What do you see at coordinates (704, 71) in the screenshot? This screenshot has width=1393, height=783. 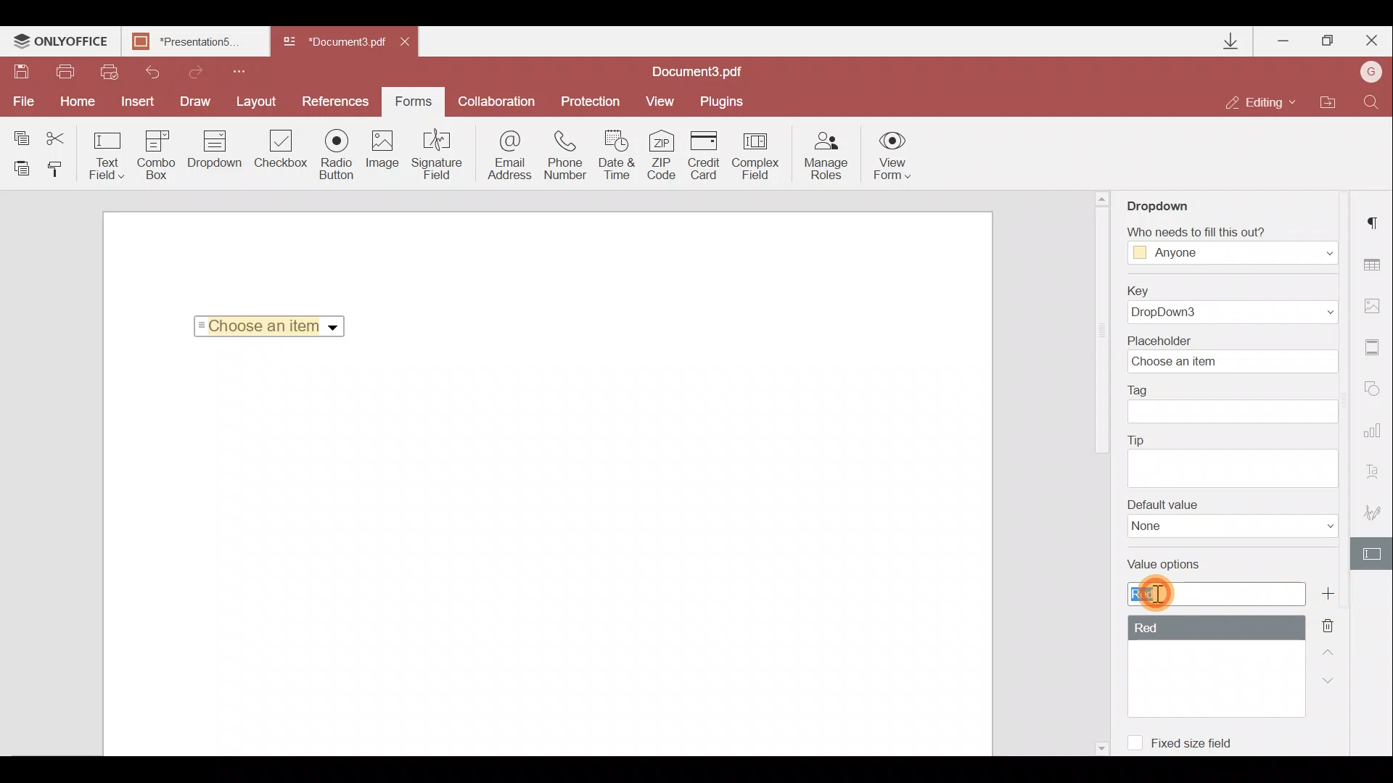 I see `Document name` at bounding box center [704, 71].